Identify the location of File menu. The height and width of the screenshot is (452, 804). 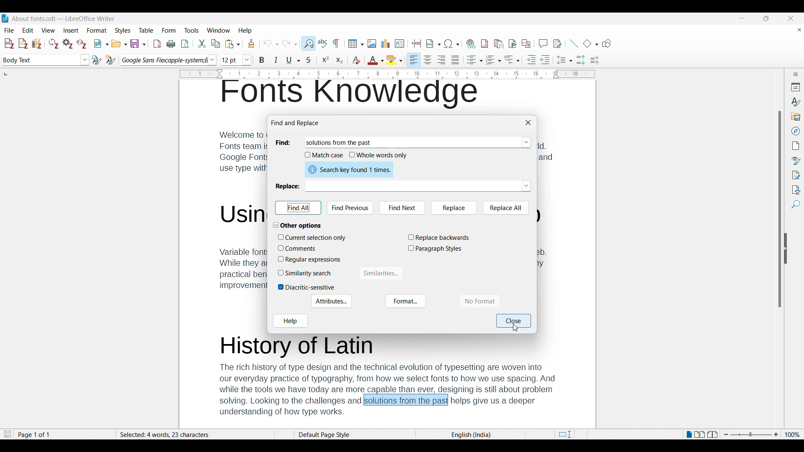
(9, 30).